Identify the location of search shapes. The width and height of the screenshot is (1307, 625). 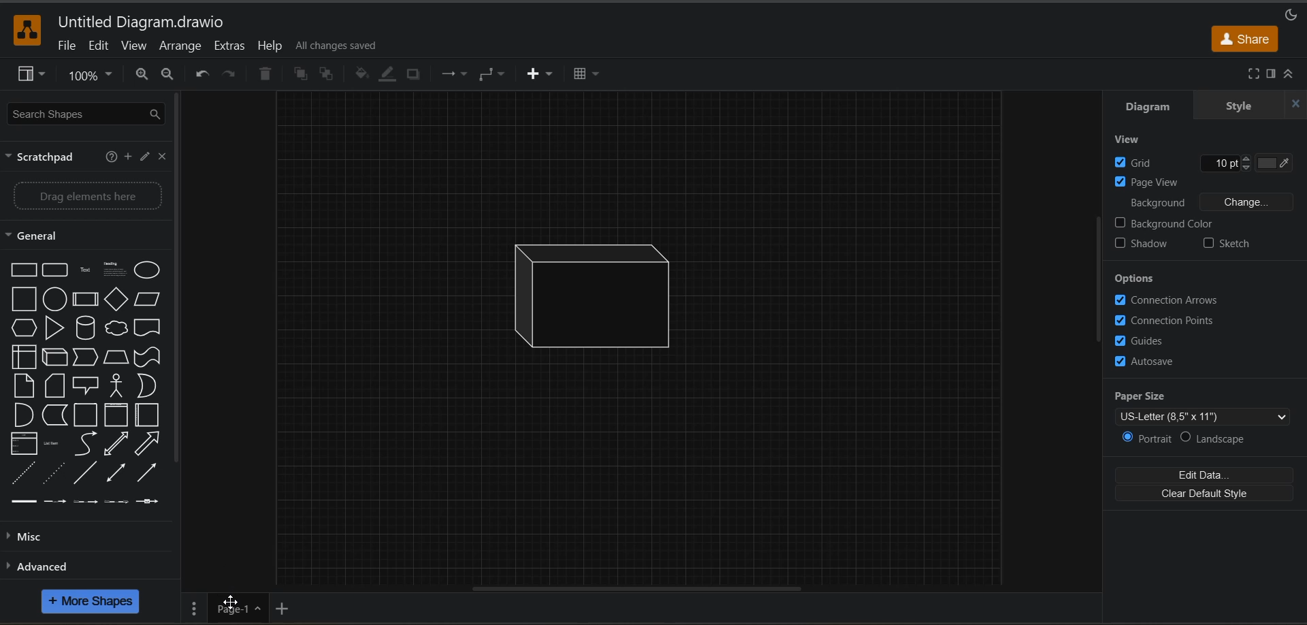
(89, 115).